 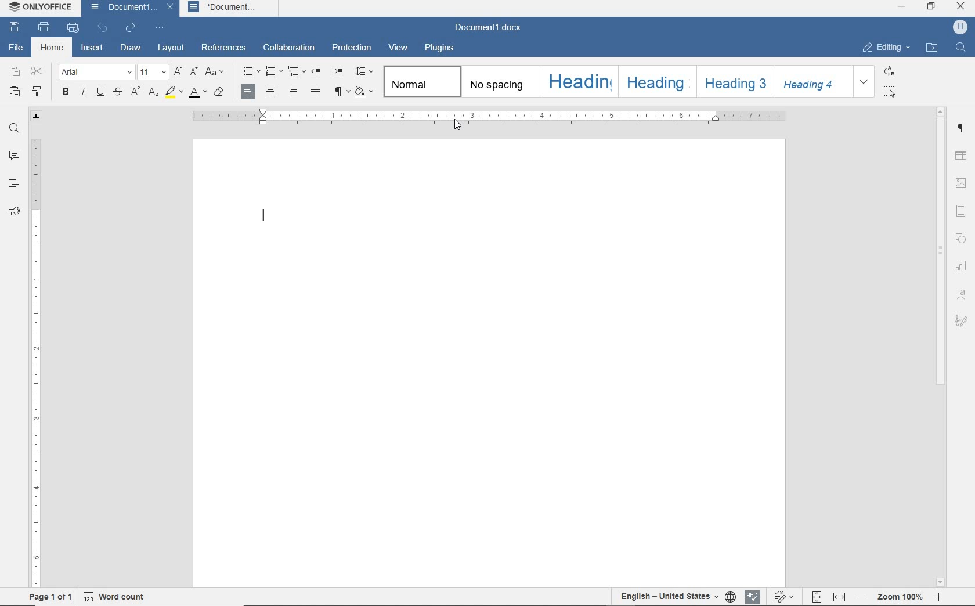 I want to click on DOCUMENT NAME, so click(x=492, y=28).